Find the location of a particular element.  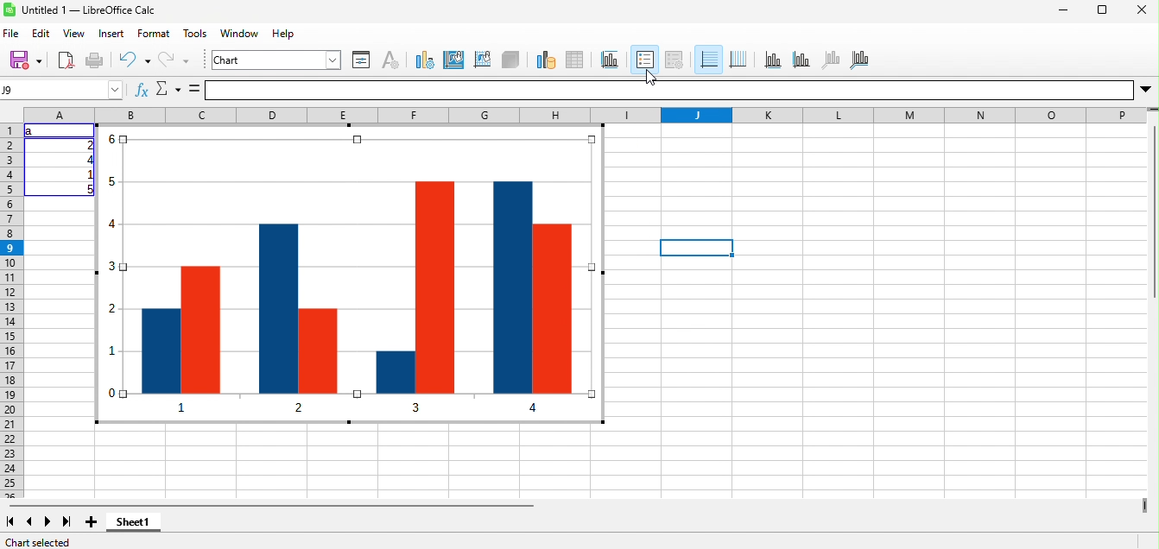

horizontal grids is located at coordinates (709, 60).